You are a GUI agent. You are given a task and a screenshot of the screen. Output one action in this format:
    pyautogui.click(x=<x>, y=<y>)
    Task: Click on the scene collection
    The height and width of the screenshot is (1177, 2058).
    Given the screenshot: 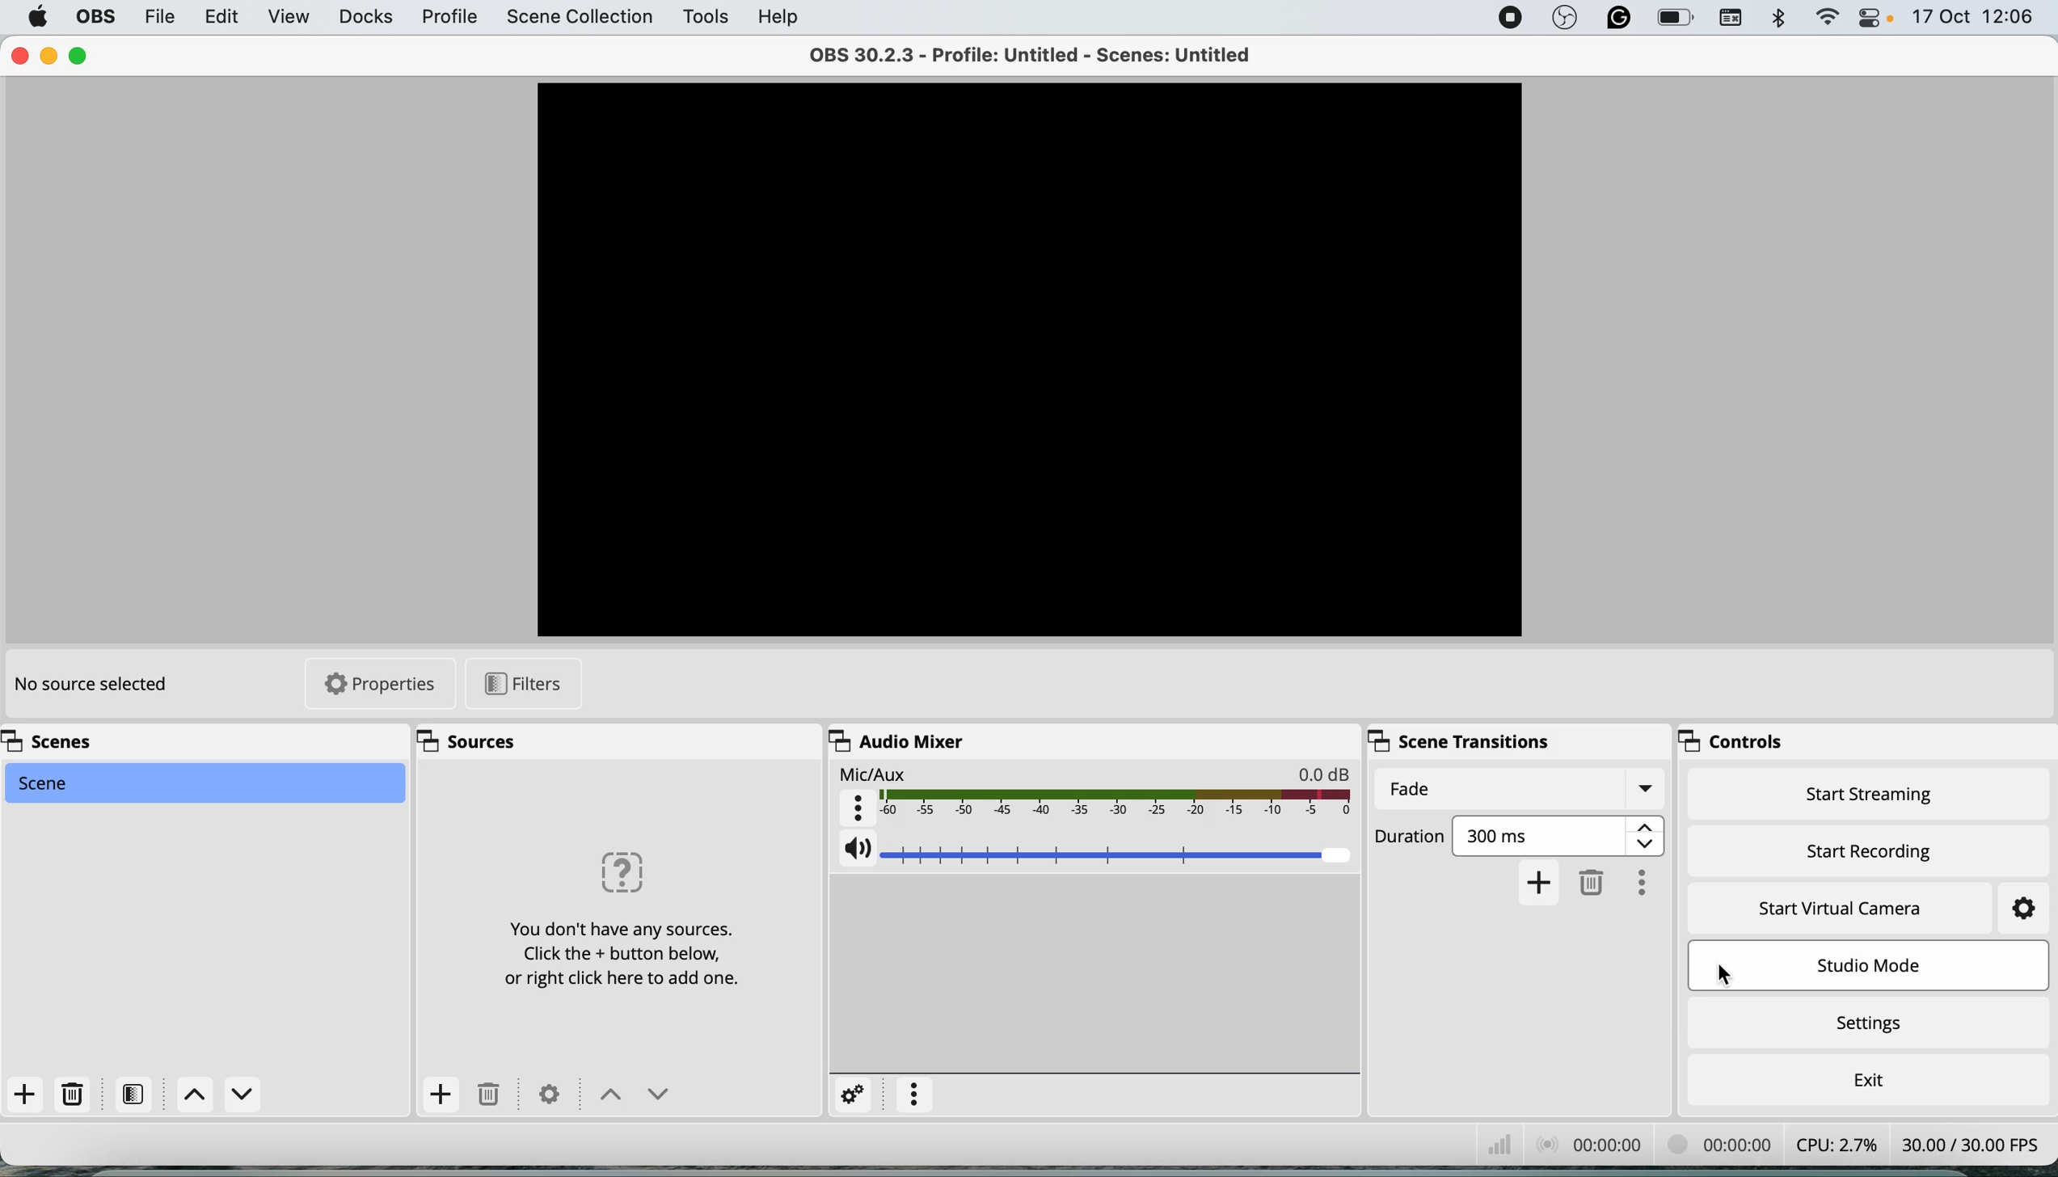 What is the action you would take?
    pyautogui.click(x=580, y=19)
    